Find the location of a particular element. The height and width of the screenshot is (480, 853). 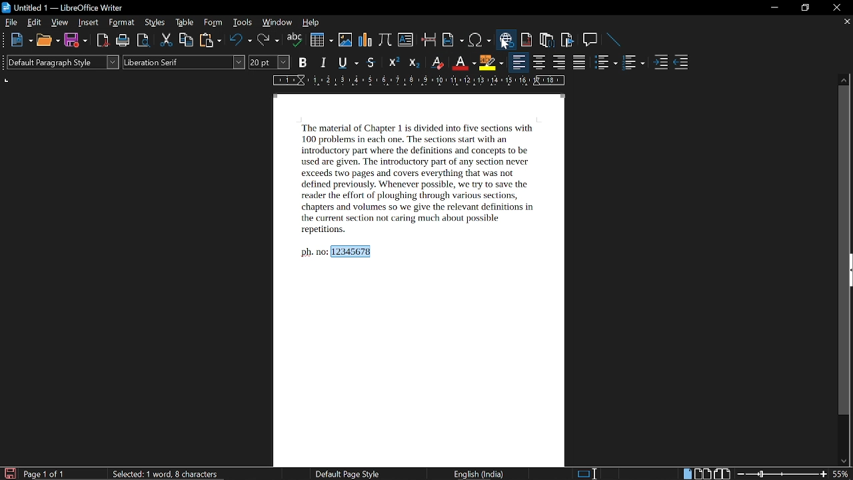

cursor is located at coordinates (505, 43).